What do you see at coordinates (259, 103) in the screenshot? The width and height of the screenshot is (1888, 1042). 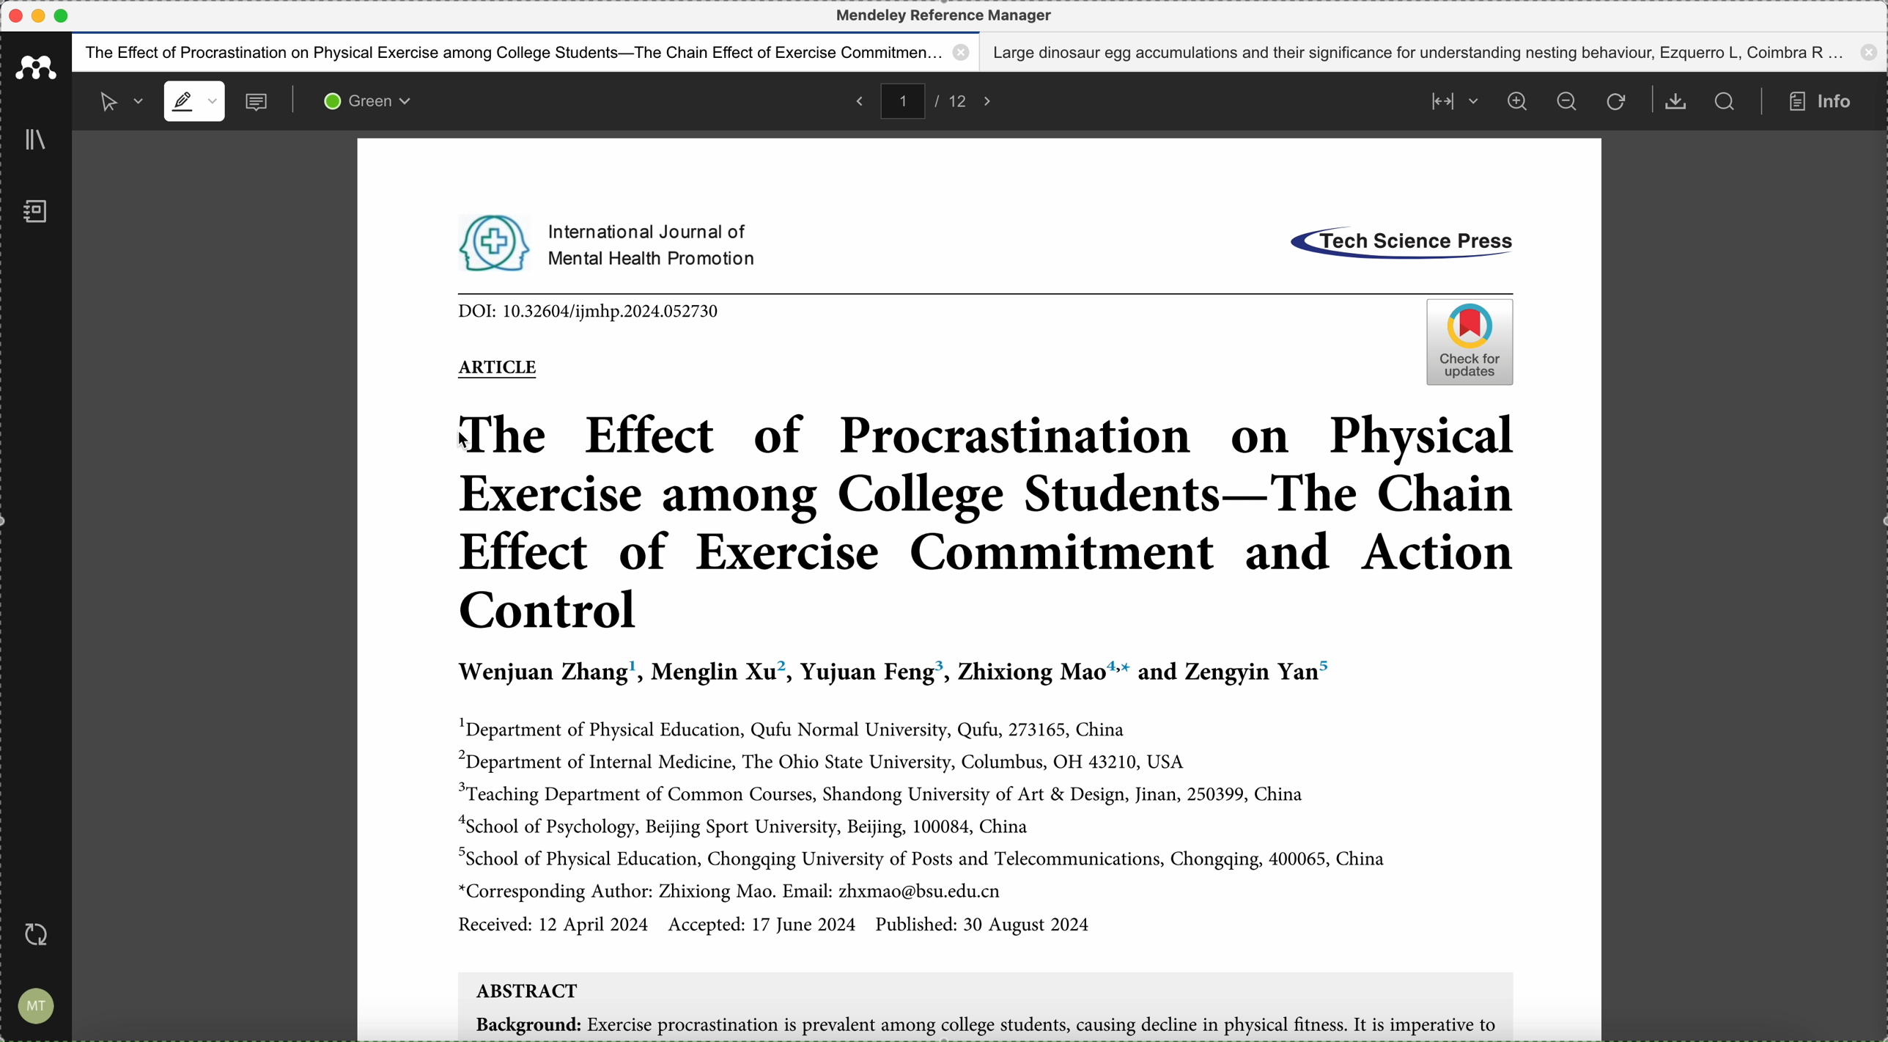 I see `comments` at bounding box center [259, 103].